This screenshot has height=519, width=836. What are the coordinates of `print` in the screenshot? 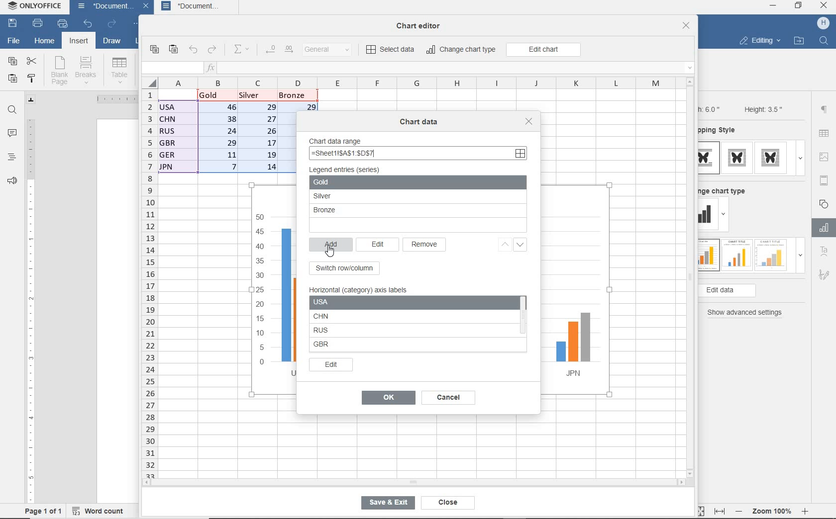 It's located at (37, 24).